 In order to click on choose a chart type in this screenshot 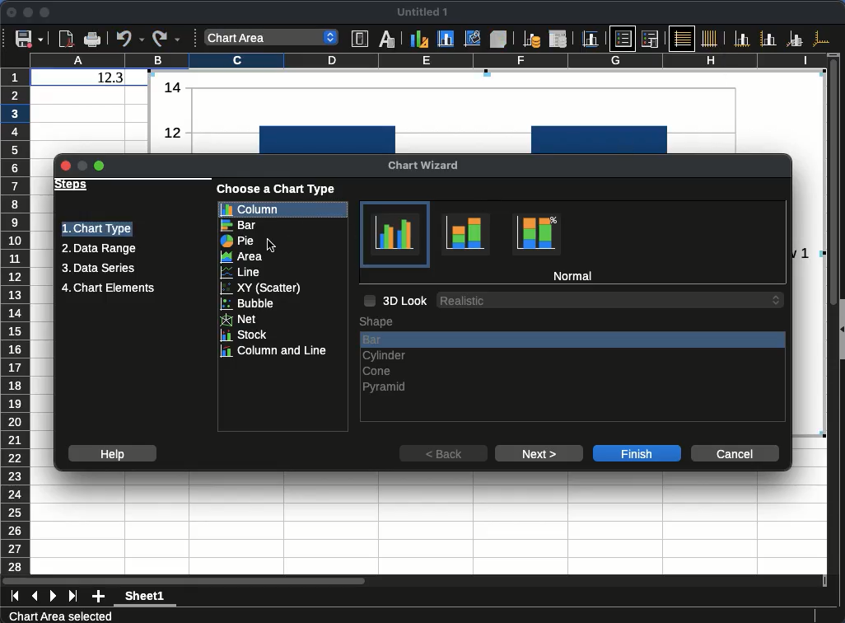, I will do `click(278, 190)`.